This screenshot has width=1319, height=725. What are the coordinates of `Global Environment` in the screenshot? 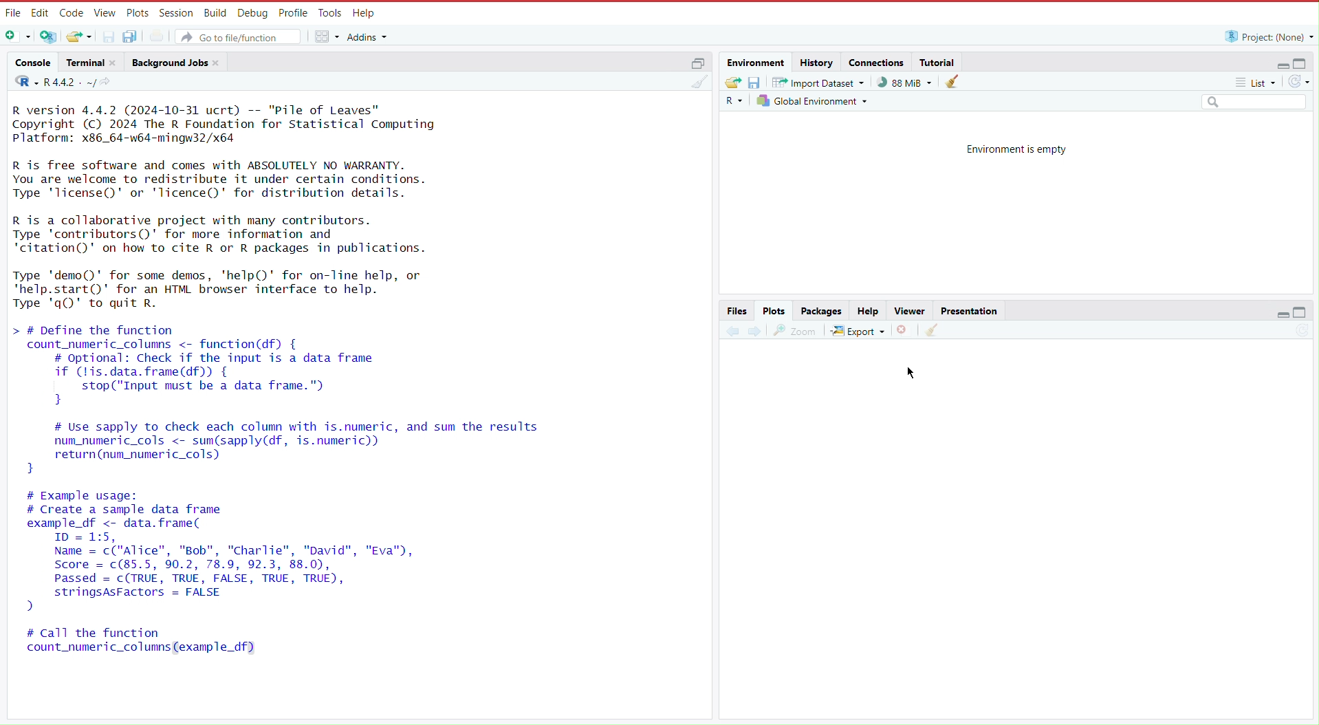 It's located at (814, 100).